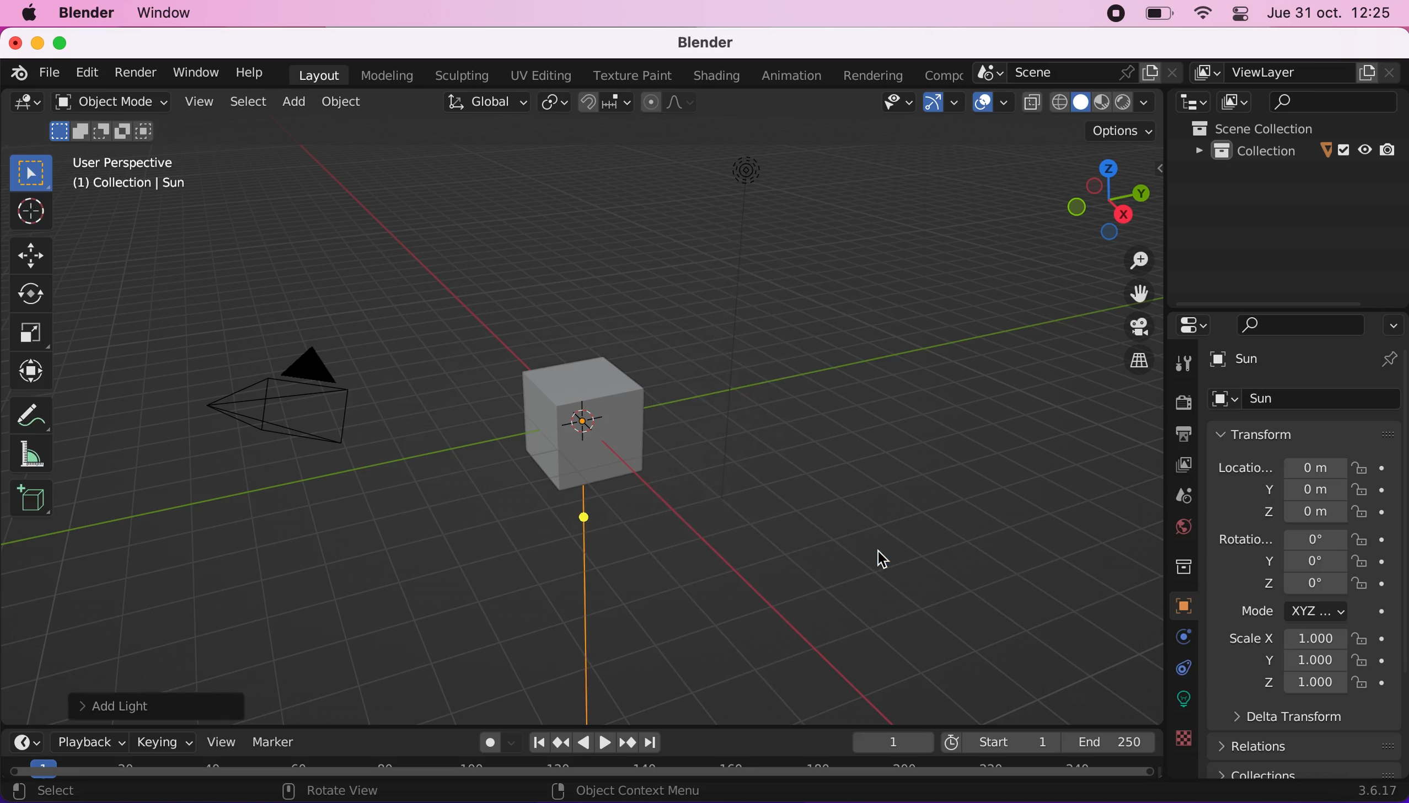  Describe the element at coordinates (1107, 101) in the screenshot. I see `viewport shading` at that location.